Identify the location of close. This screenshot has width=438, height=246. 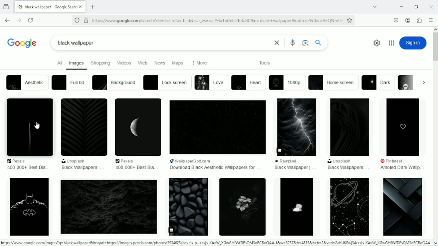
(82, 7).